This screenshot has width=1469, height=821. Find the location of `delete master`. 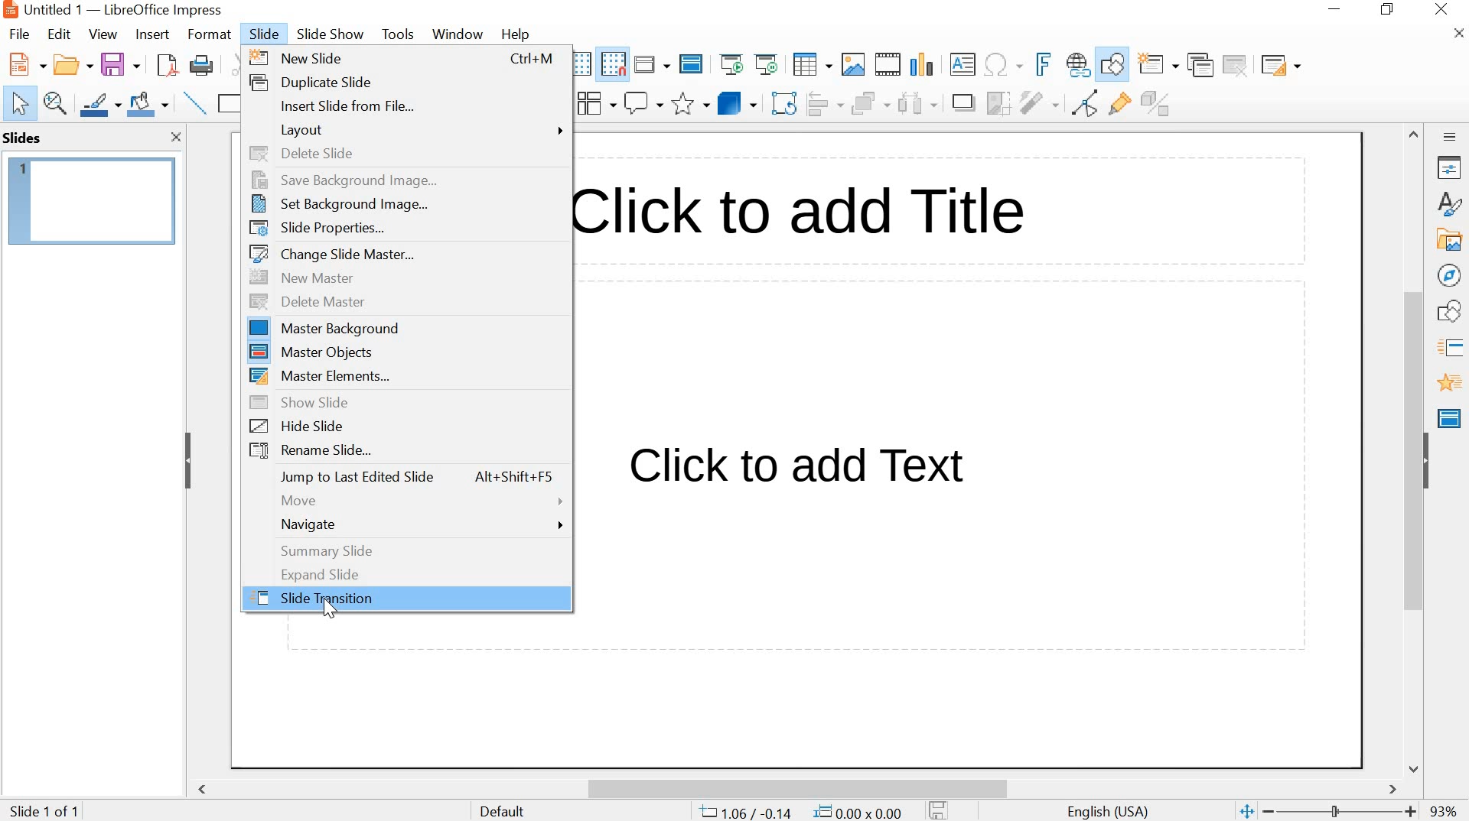

delete master is located at coordinates (406, 301).